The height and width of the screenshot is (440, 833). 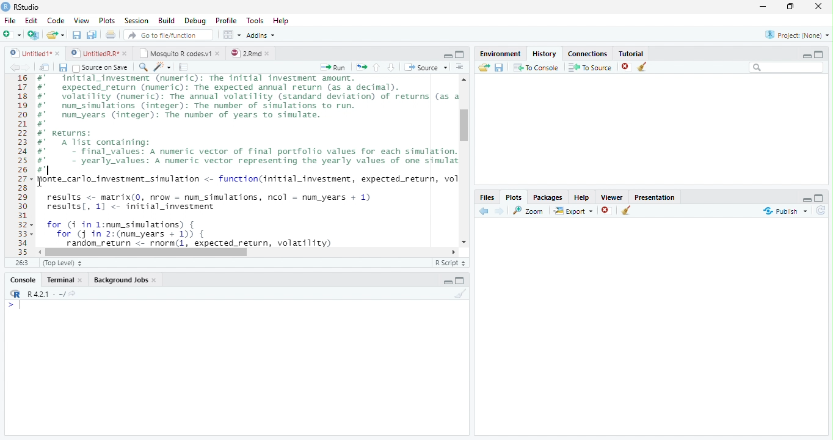 What do you see at coordinates (136, 20) in the screenshot?
I see `Session` at bounding box center [136, 20].